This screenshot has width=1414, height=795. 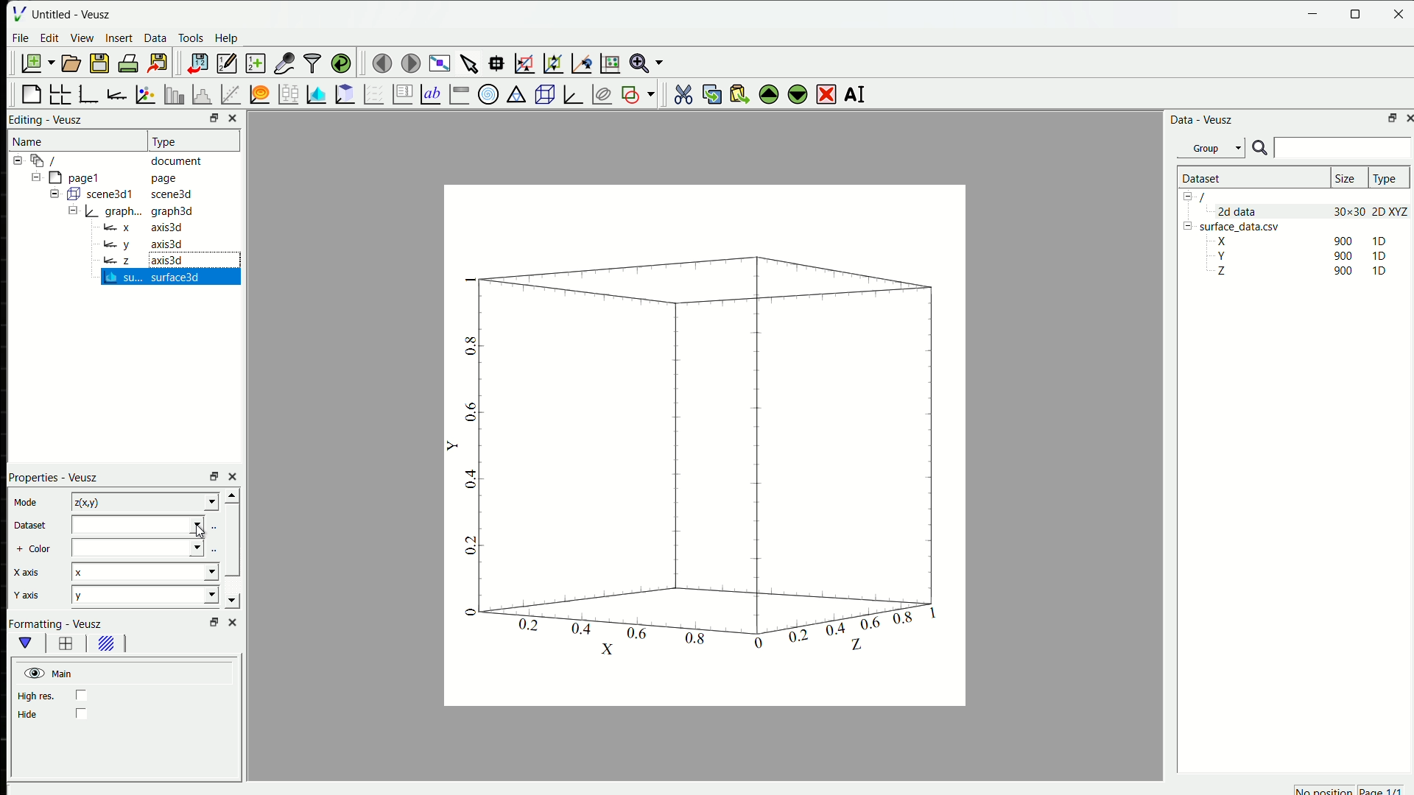 What do you see at coordinates (175, 213) in the screenshot?
I see `graph3d` at bounding box center [175, 213].